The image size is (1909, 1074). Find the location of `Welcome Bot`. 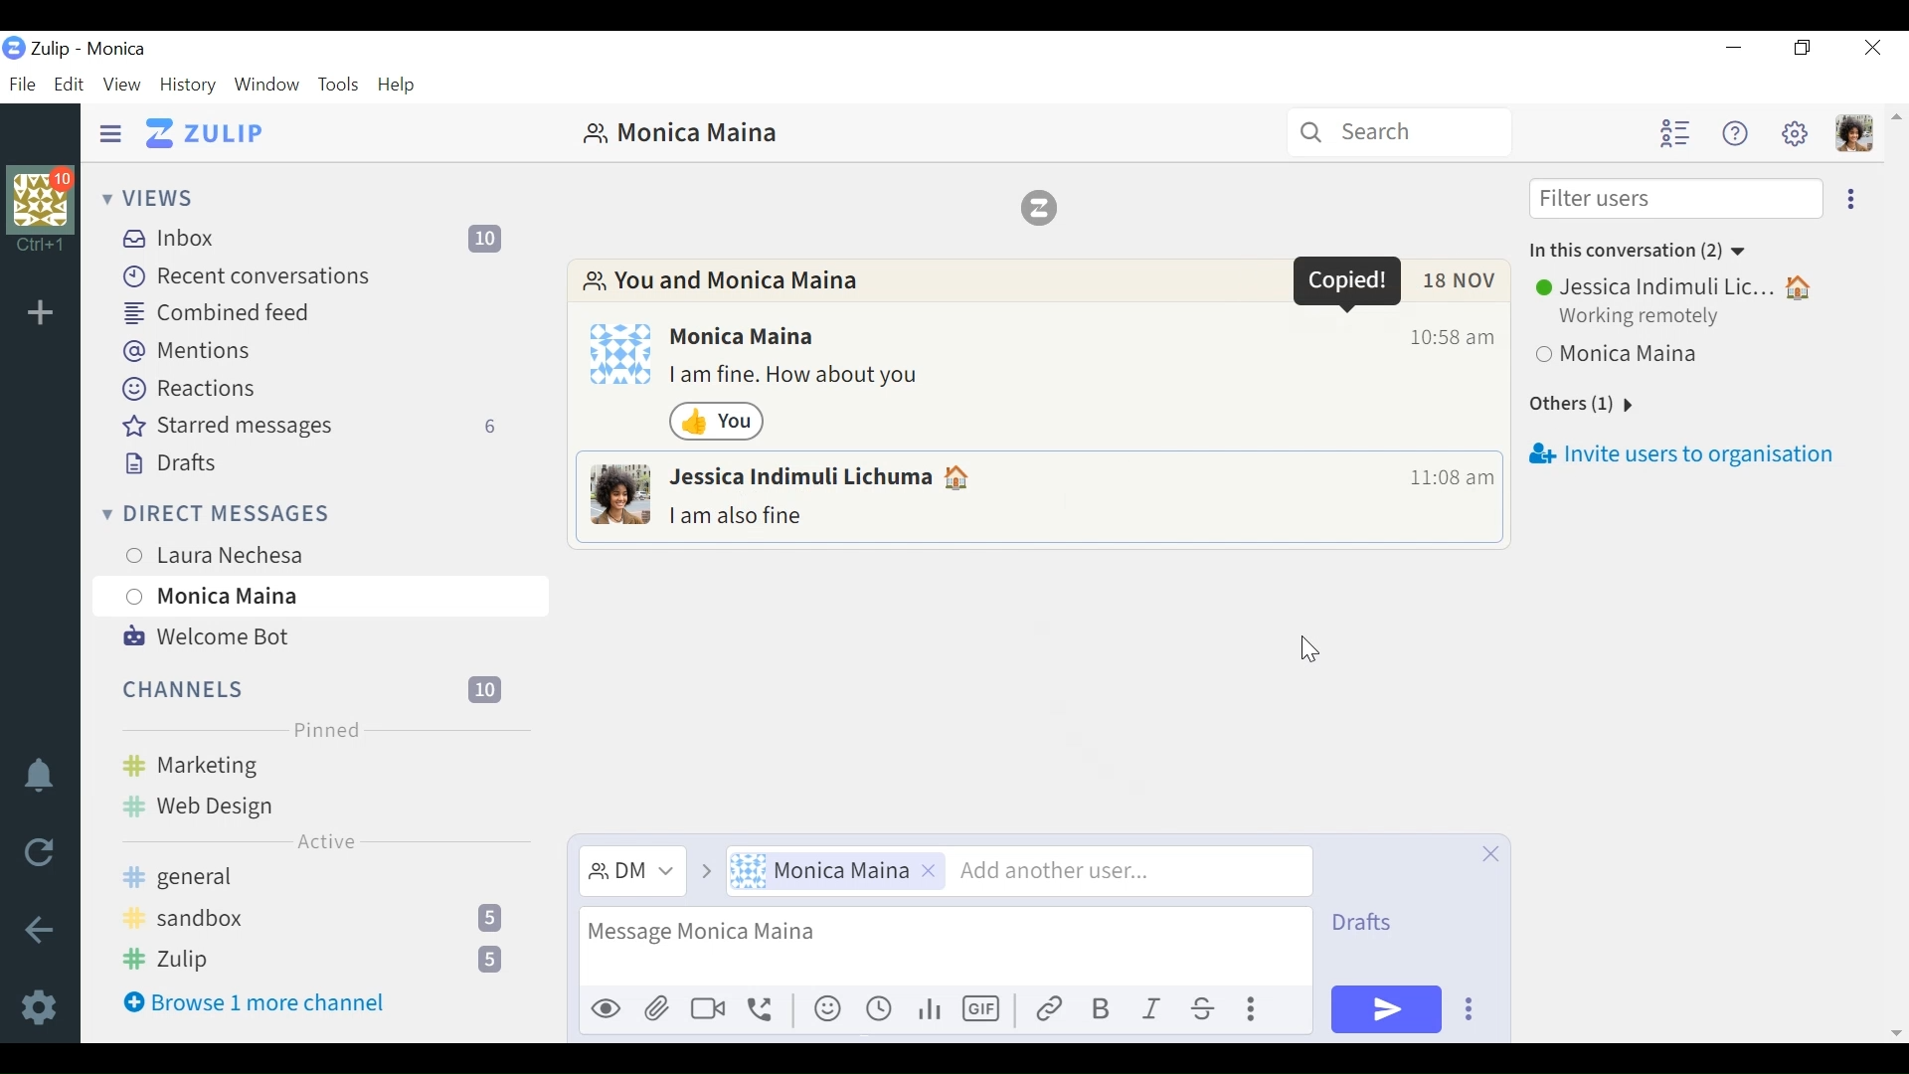

Welcome Bot is located at coordinates (205, 637).